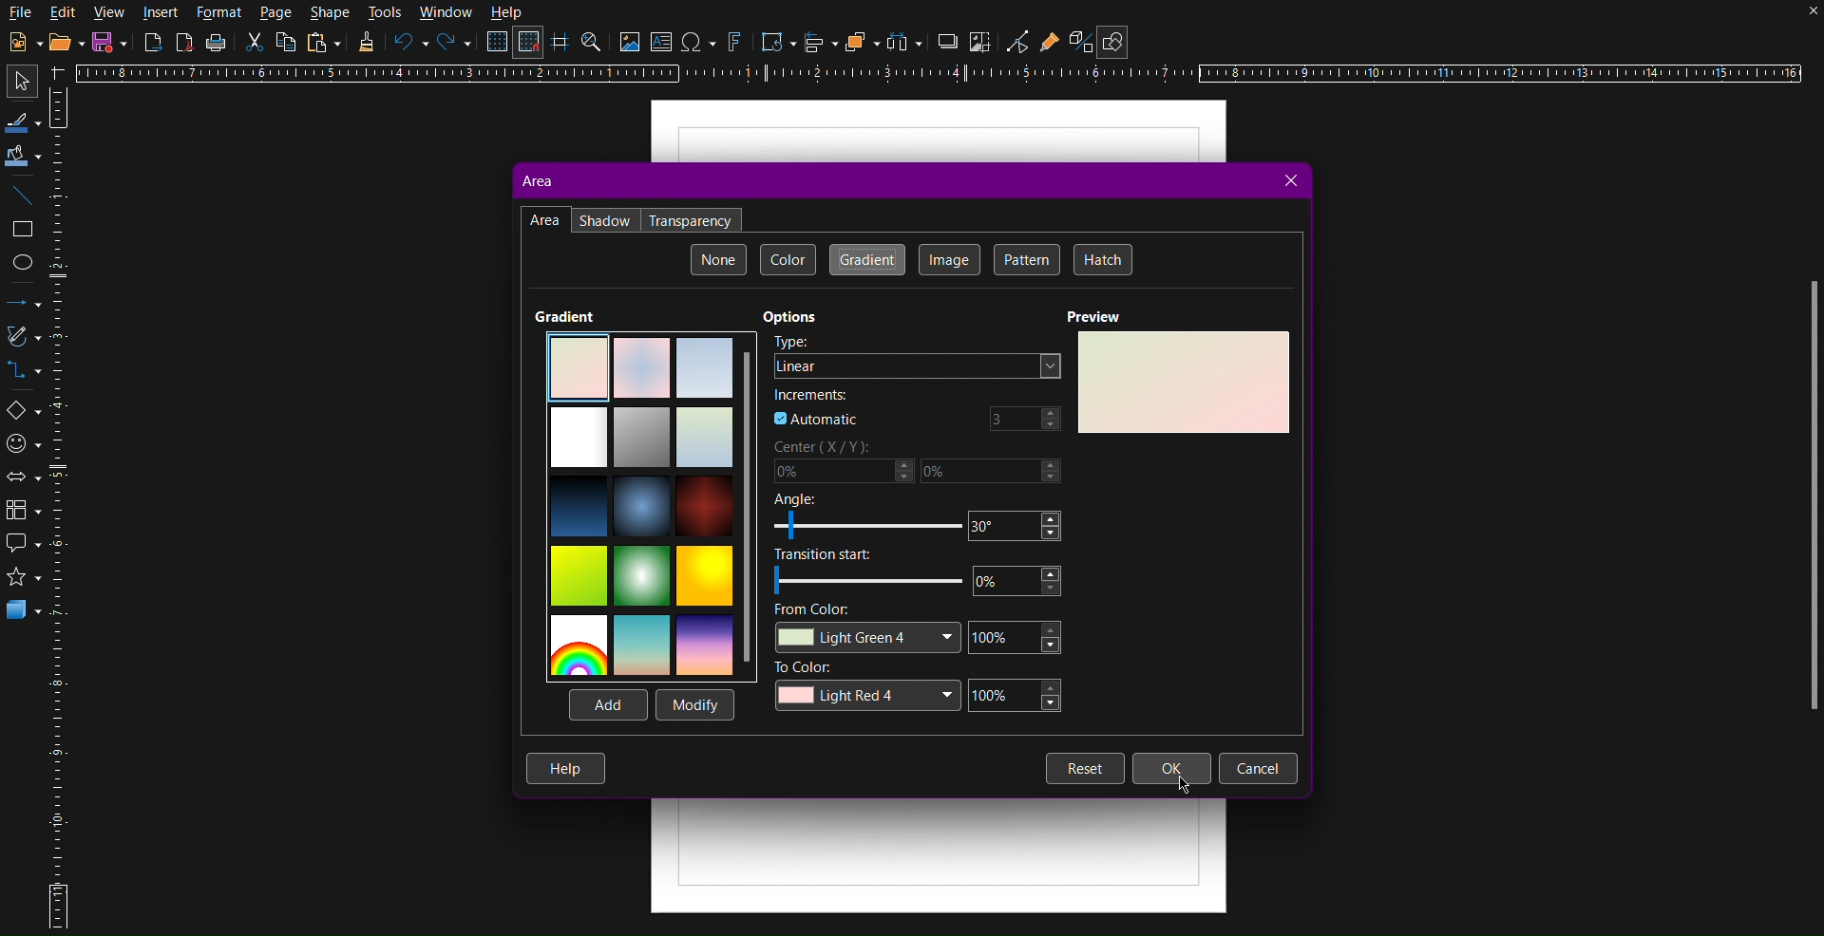  I want to click on Reset, so click(1084, 768).